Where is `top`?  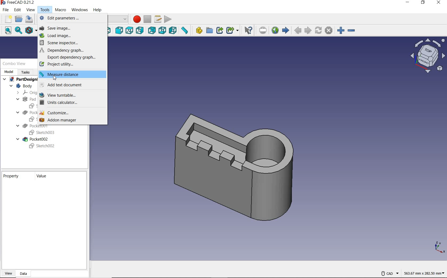
top is located at coordinates (129, 31).